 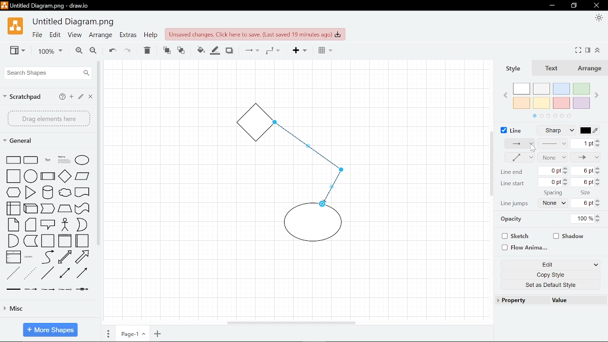 I want to click on shape, so click(x=49, y=224).